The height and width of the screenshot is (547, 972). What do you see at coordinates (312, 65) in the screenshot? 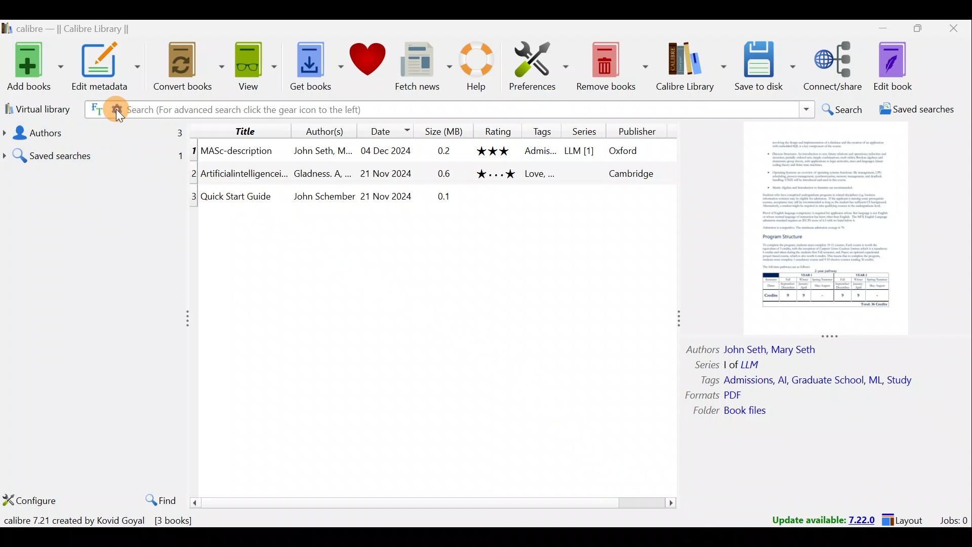
I see `Get books` at bounding box center [312, 65].